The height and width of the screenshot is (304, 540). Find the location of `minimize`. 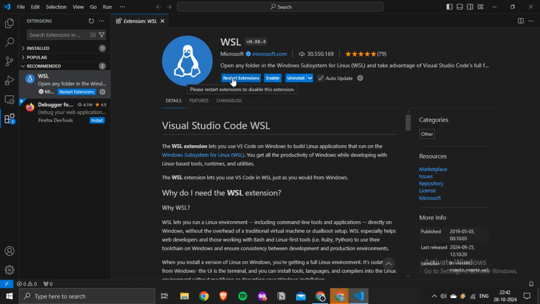

minimize is located at coordinates (494, 7).